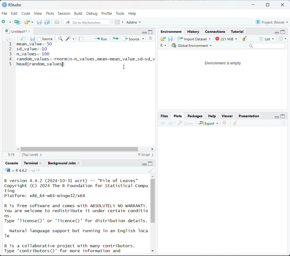  I want to click on vertical scroll bar, so click(153, 201).